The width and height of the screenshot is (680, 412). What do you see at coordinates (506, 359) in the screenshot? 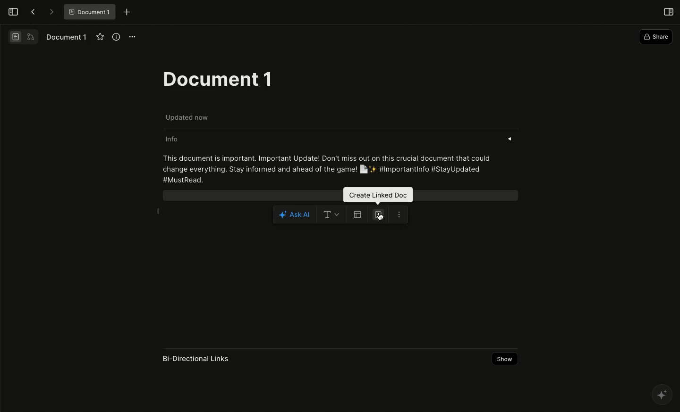
I see `Show` at bounding box center [506, 359].